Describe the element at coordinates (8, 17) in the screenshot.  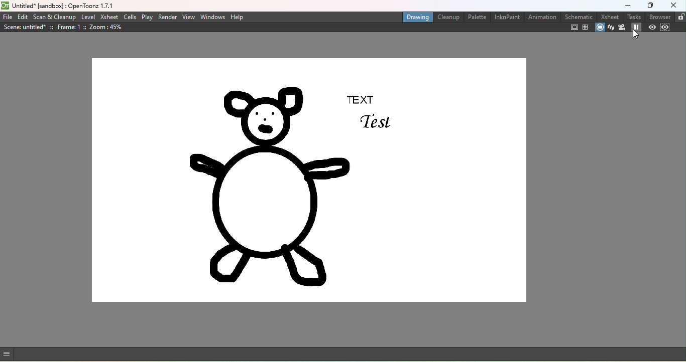
I see `File` at that location.